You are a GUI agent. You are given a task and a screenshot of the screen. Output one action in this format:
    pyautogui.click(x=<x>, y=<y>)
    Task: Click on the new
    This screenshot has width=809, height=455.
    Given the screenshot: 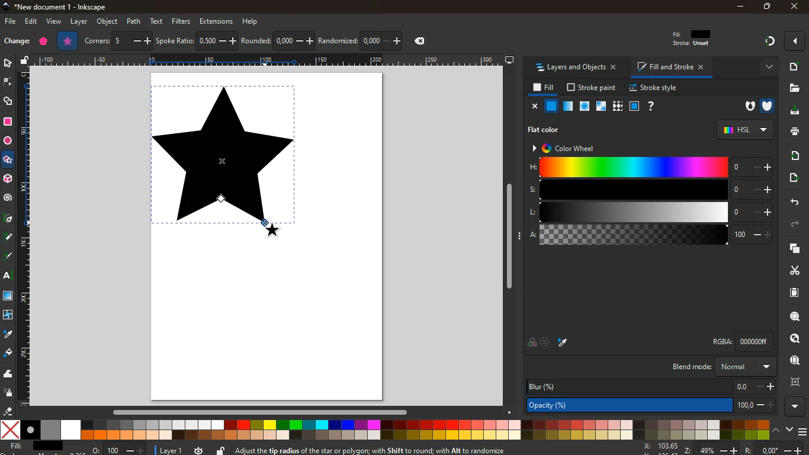 What is the action you would take?
    pyautogui.click(x=792, y=68)
    